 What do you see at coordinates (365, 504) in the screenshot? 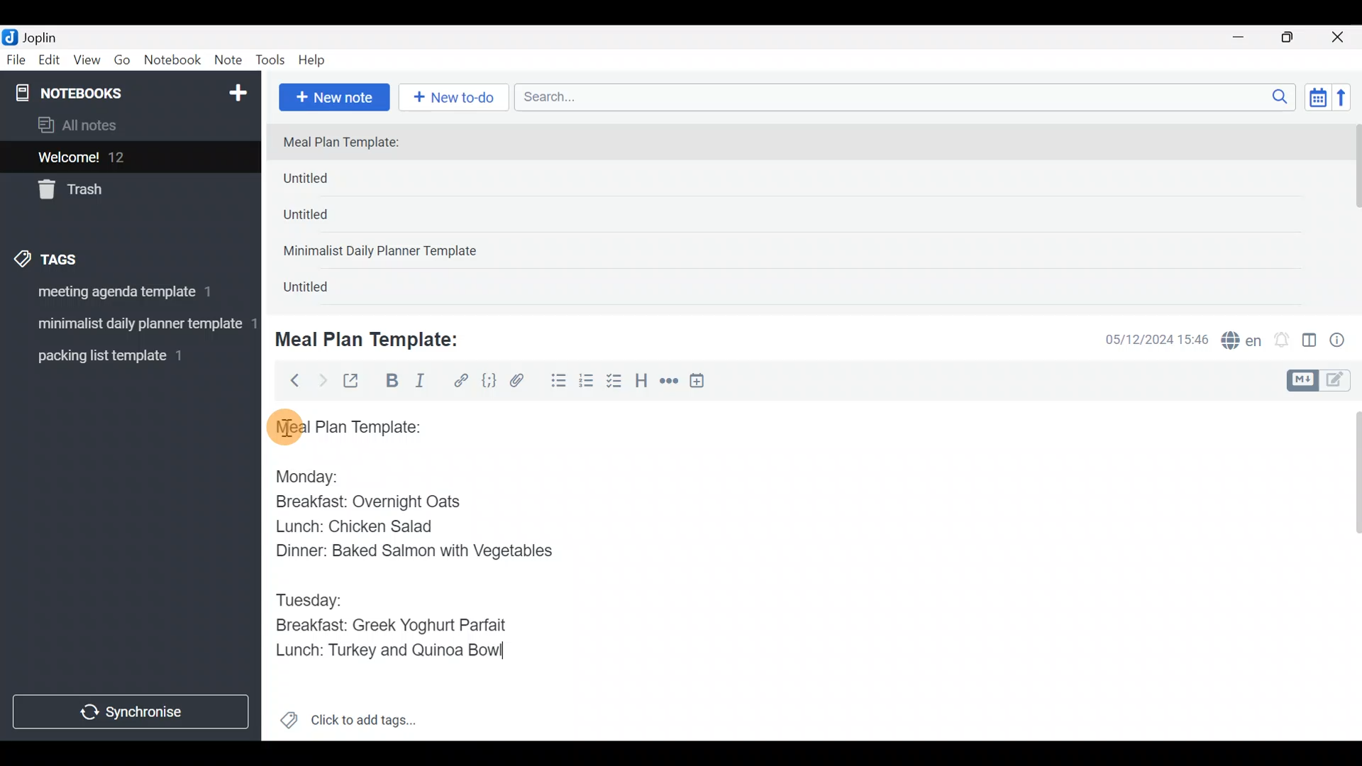
I see `Breakfast: Overnight Oats` at bounding box center [365, 504].